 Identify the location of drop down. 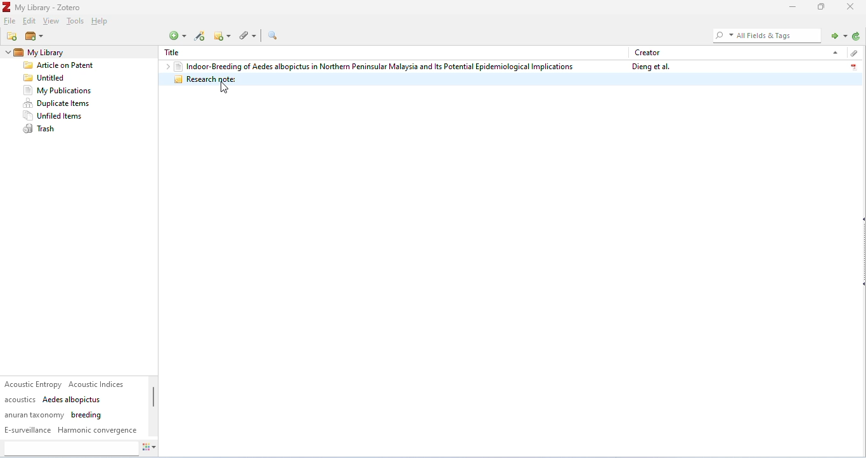
(834, 52).